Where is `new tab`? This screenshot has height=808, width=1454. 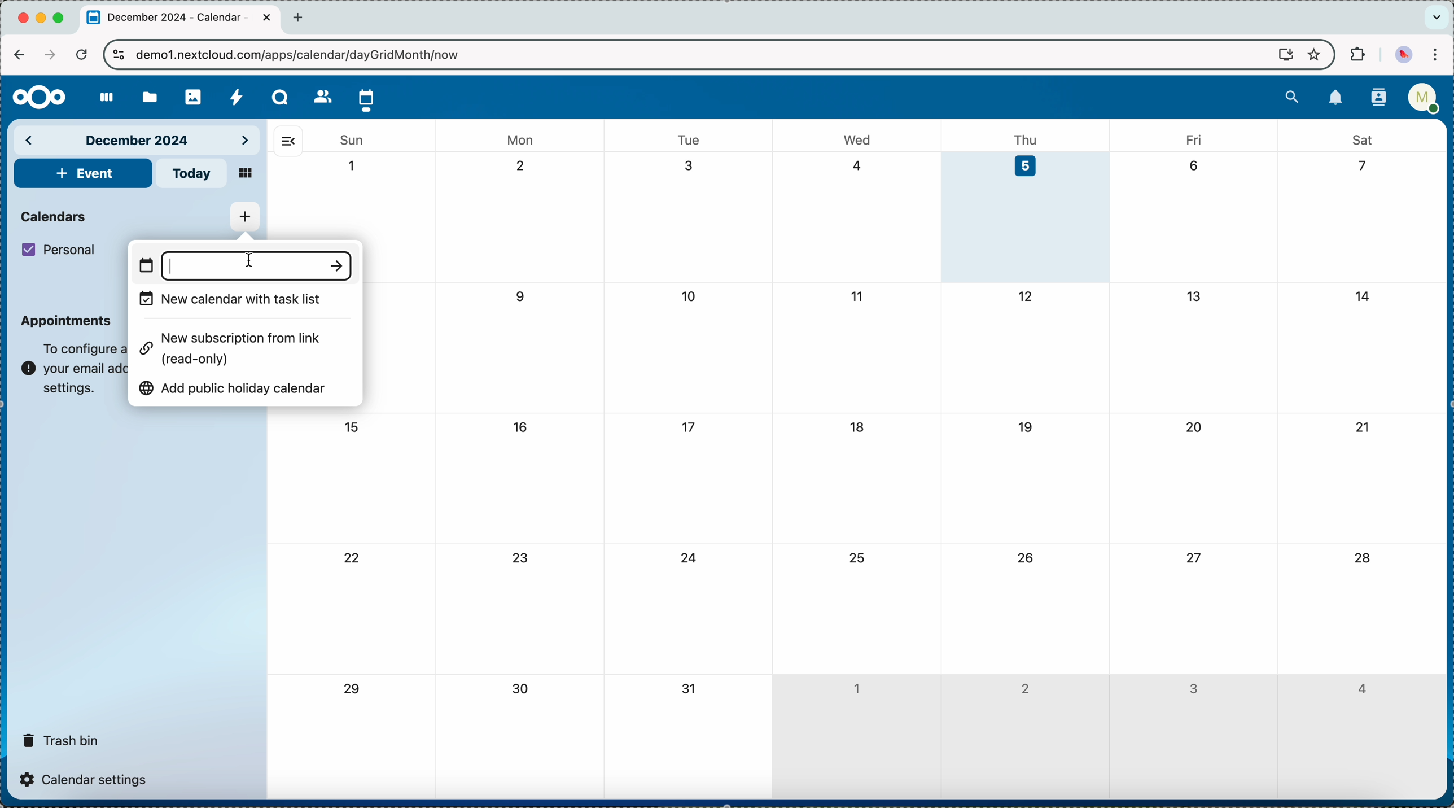
new tab is located at coordinates (301, 18).